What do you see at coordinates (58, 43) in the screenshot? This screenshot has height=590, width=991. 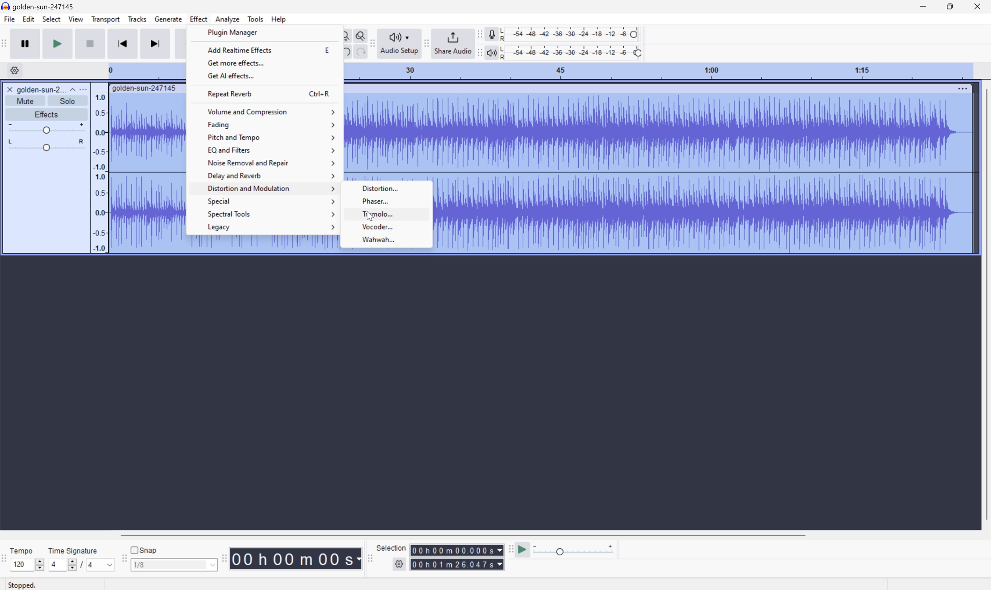 I see `Play` at bounding box center [58, 43].